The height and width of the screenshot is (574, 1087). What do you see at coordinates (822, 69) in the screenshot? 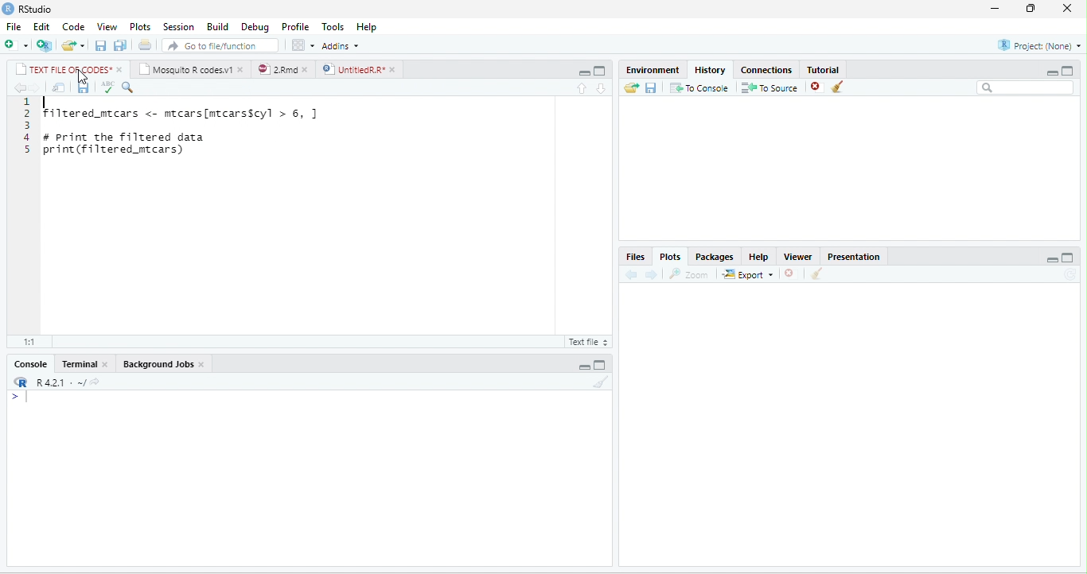
I see `Tutorial` at bounding box center [822, 69].